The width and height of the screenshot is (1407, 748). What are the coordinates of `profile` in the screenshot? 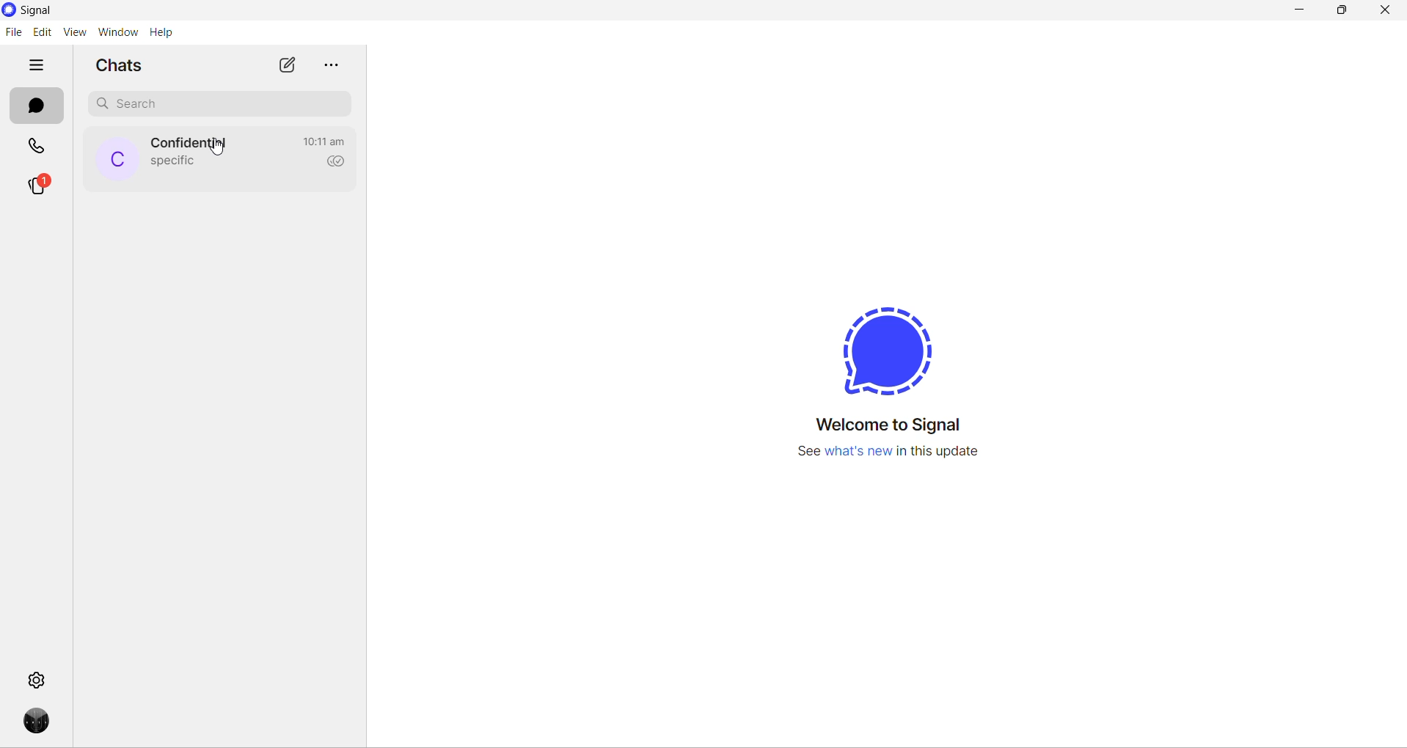 It's located at (39, 722).